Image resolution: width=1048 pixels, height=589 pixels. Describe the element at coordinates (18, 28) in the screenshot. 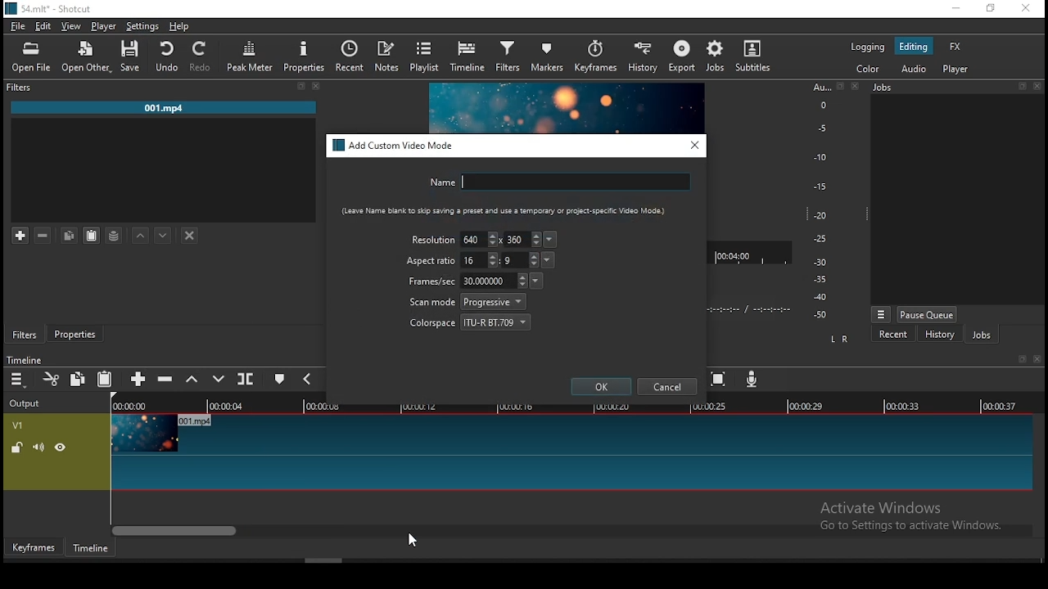

I see `file` at that location.